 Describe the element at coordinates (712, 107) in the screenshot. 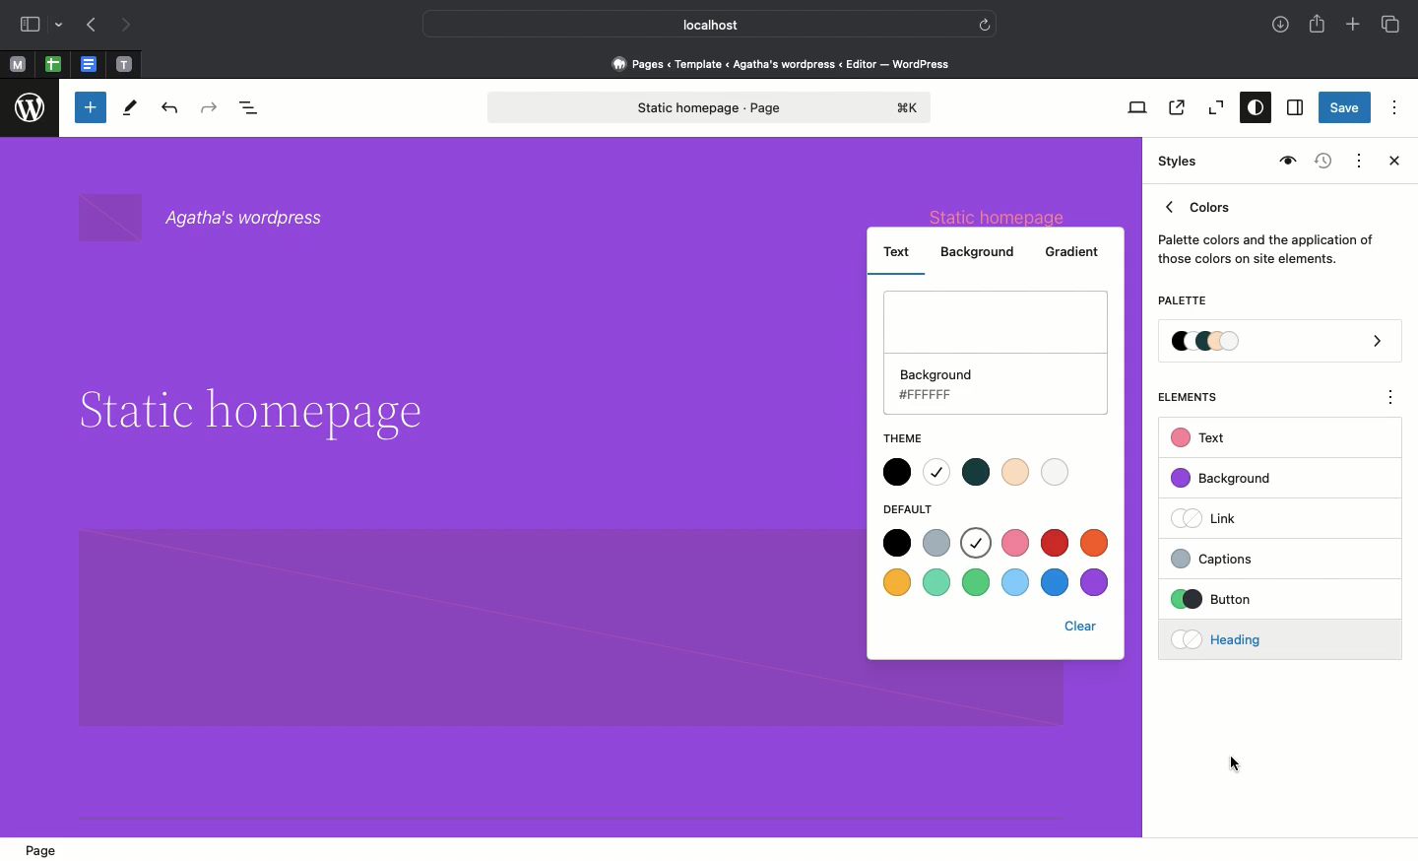

I see `Static homepage` at that location.